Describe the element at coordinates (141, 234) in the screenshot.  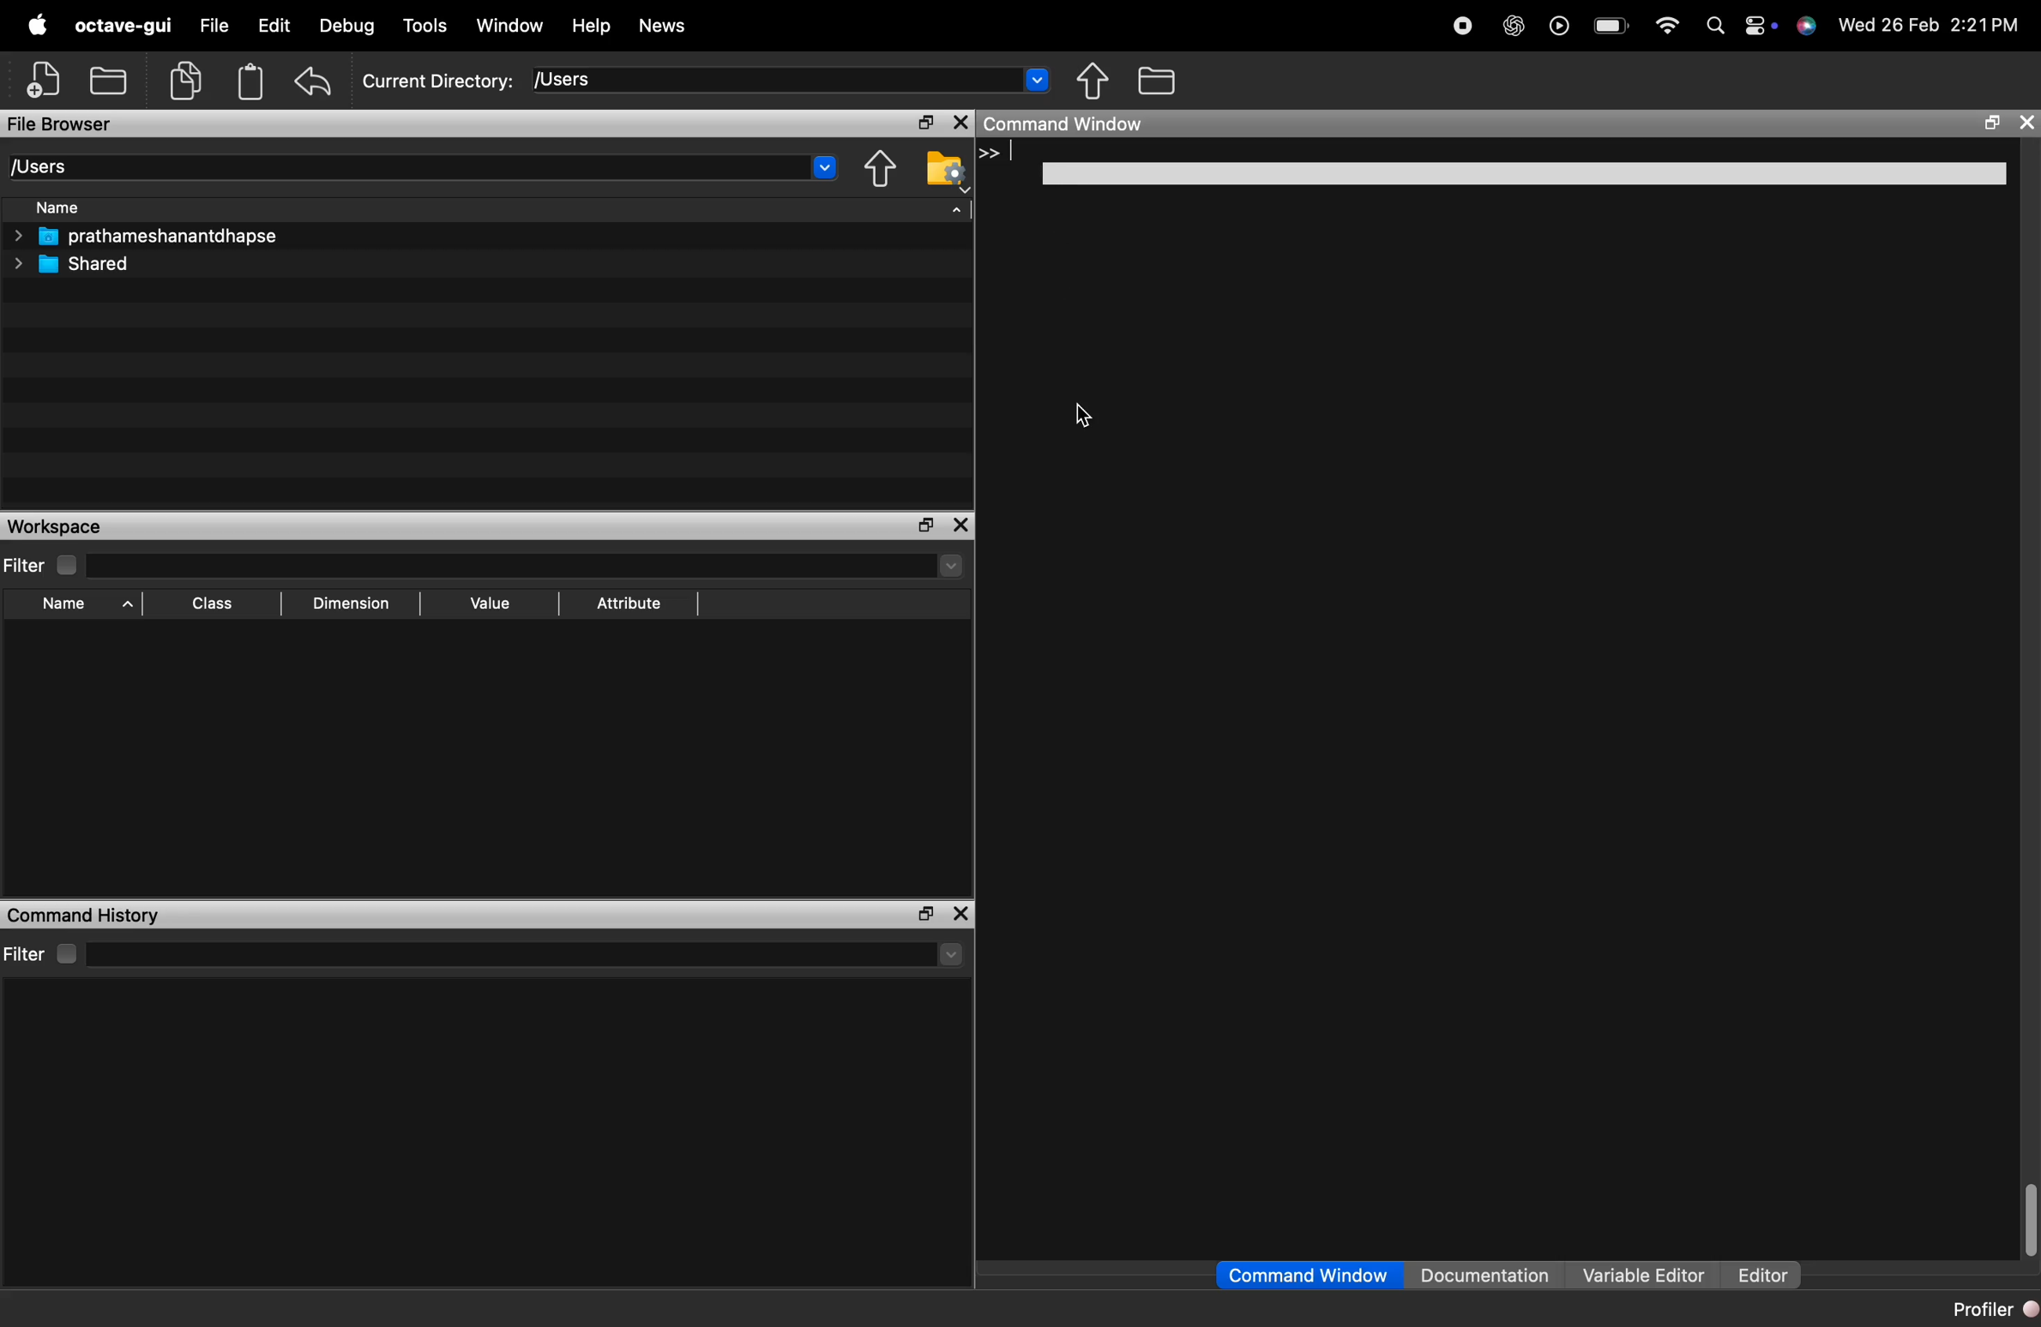
I see `prathameshanantdhapse` at that location.